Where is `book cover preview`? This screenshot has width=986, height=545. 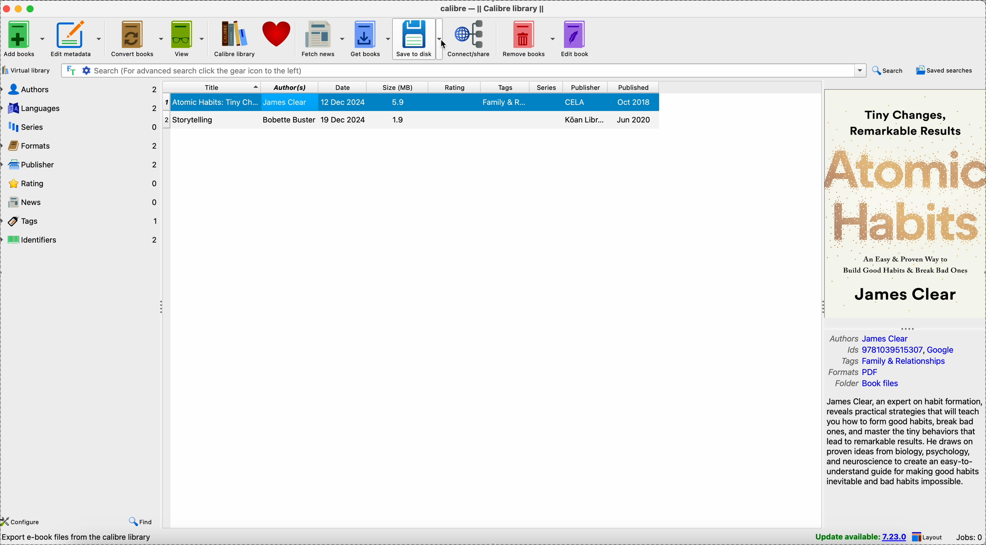 book cover preview is located at coordinates (904, 203).